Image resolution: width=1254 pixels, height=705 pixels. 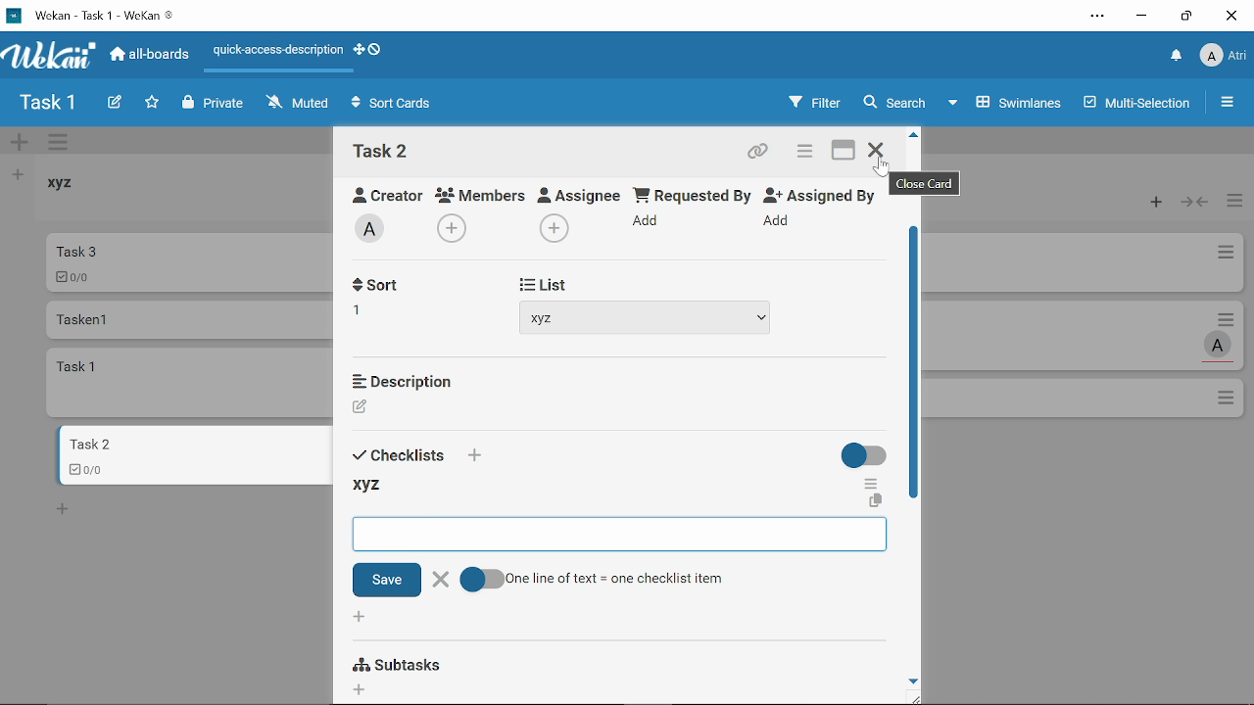 I want to click on 0/0, so click(x=195, y=470).